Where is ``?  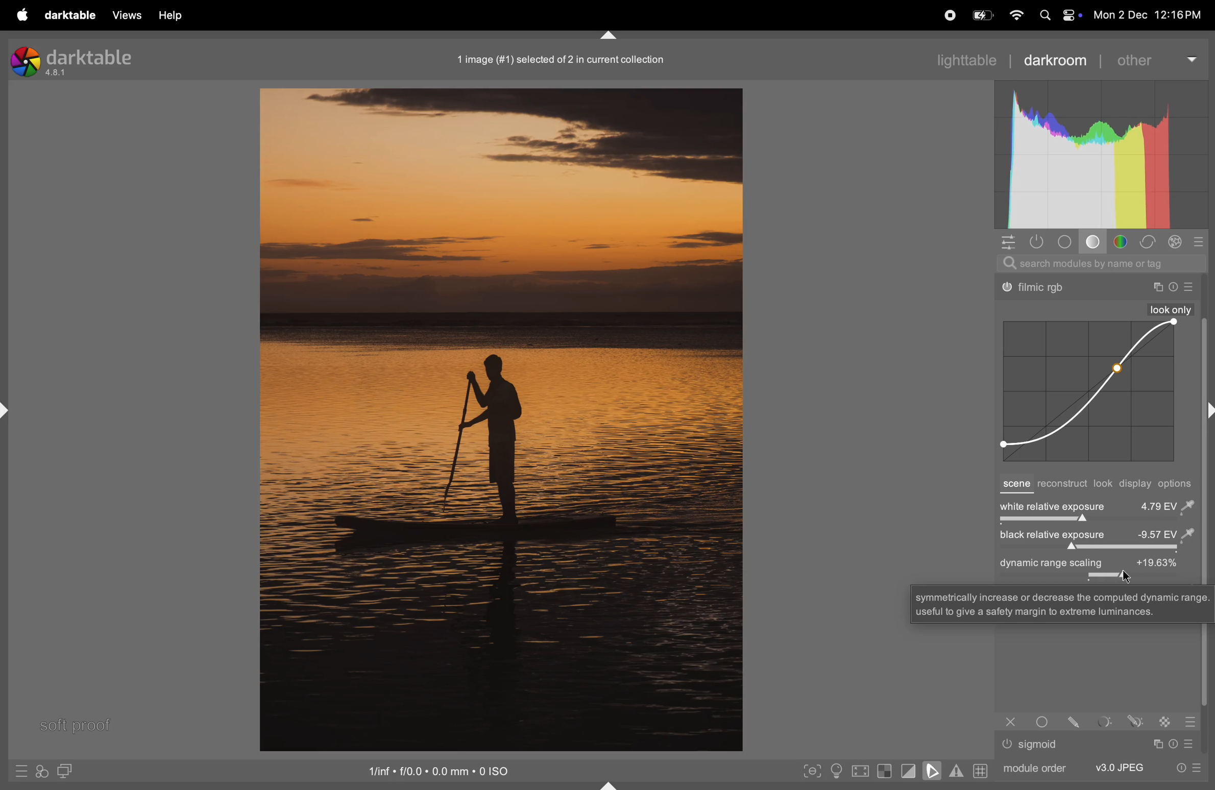
 is located at coordinates (1192, 287).